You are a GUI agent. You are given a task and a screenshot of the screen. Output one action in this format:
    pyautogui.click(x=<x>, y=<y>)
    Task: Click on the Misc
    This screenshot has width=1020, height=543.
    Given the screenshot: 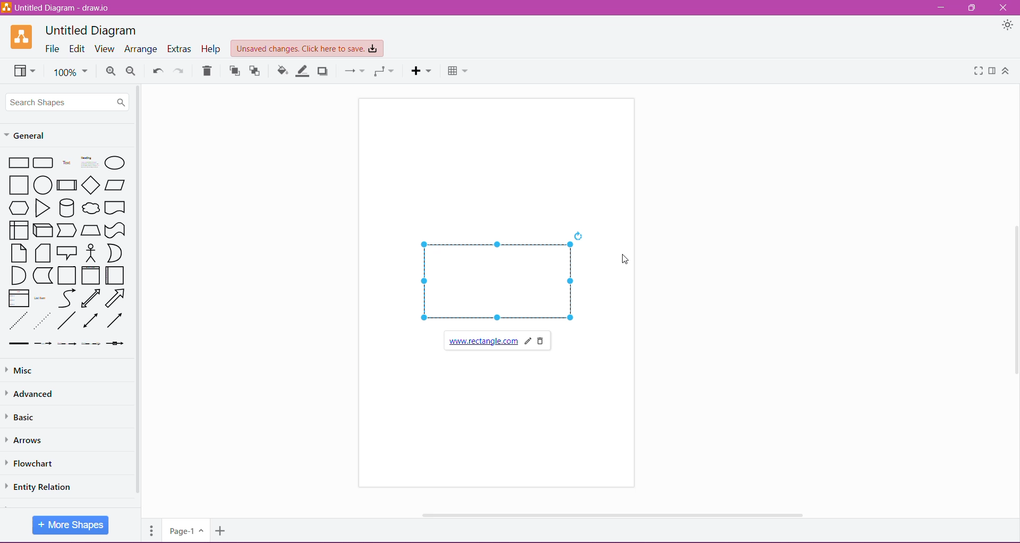 What is the action you would take?
    pyautogui.click(x=24, y=371)
    